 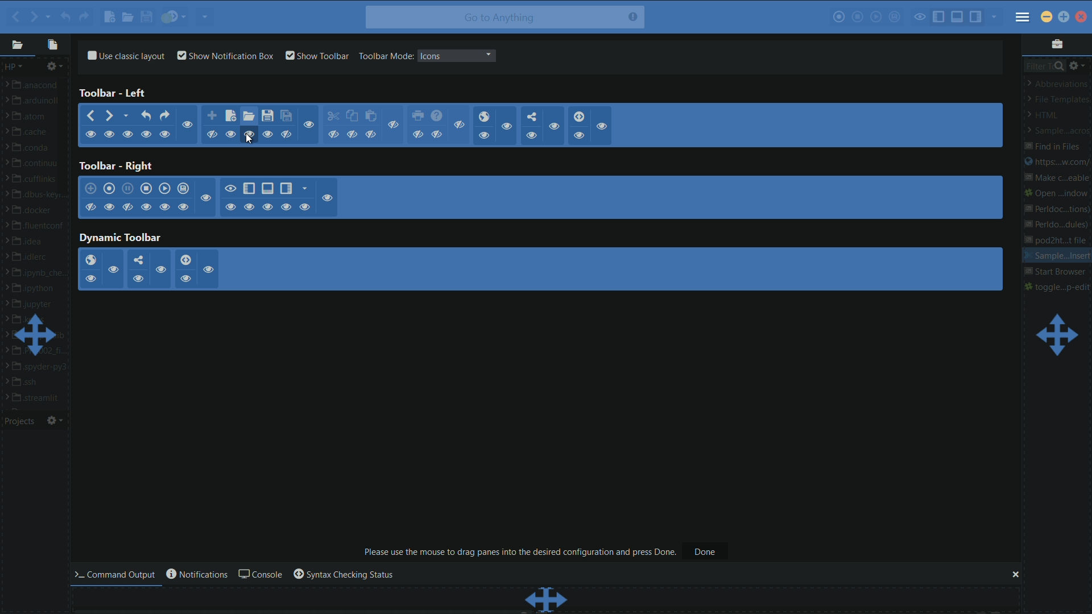 I want to click on hide/show, so click(x=184, y=279).